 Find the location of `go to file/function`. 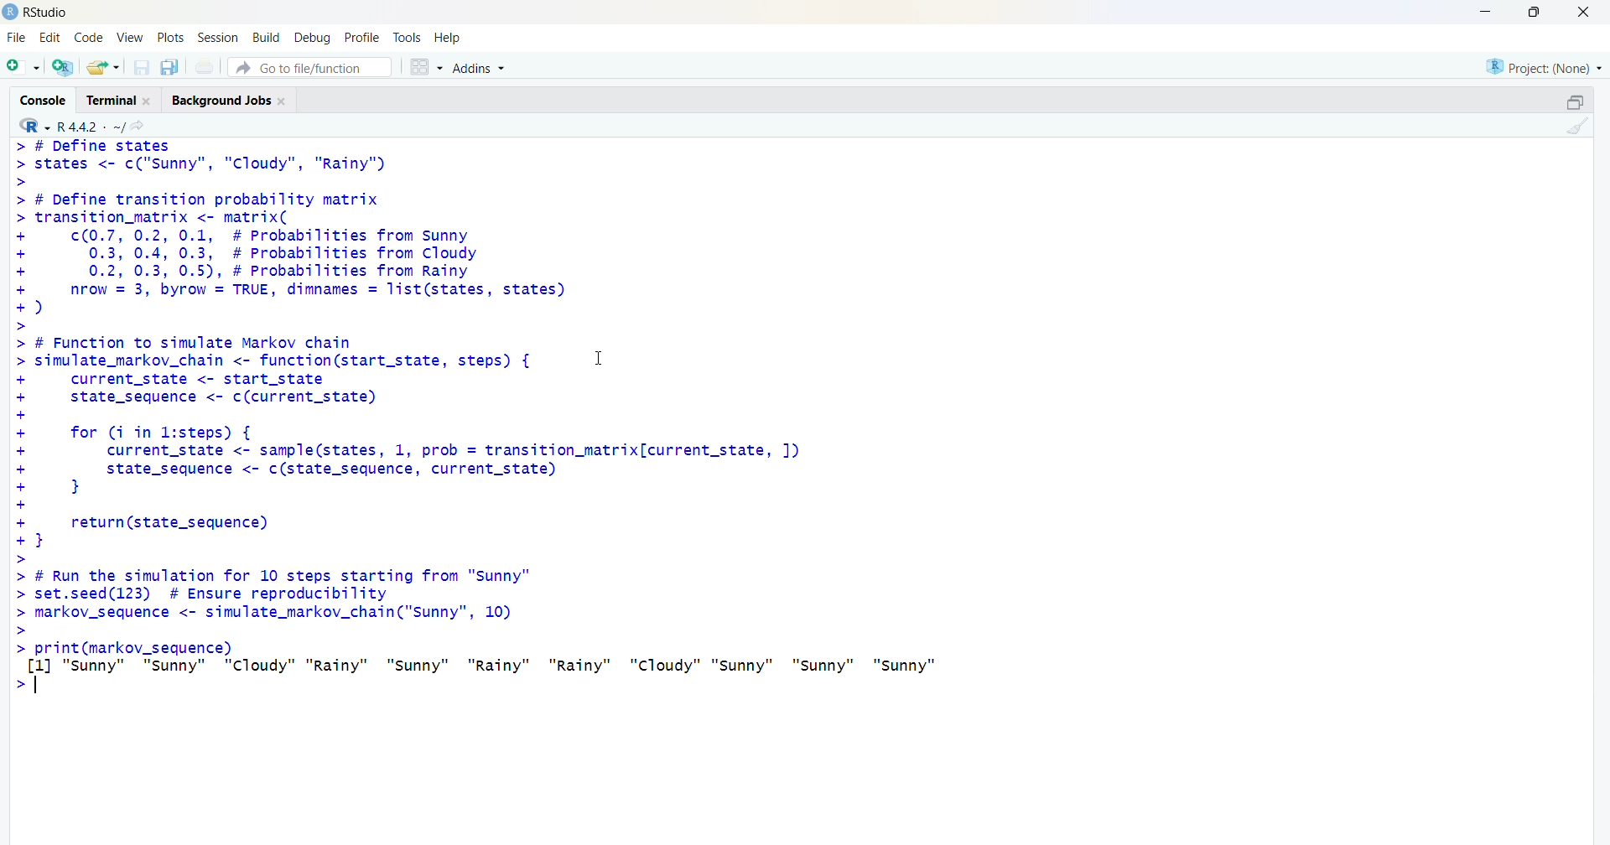

go to file/function is located at coordinates (309, 68).